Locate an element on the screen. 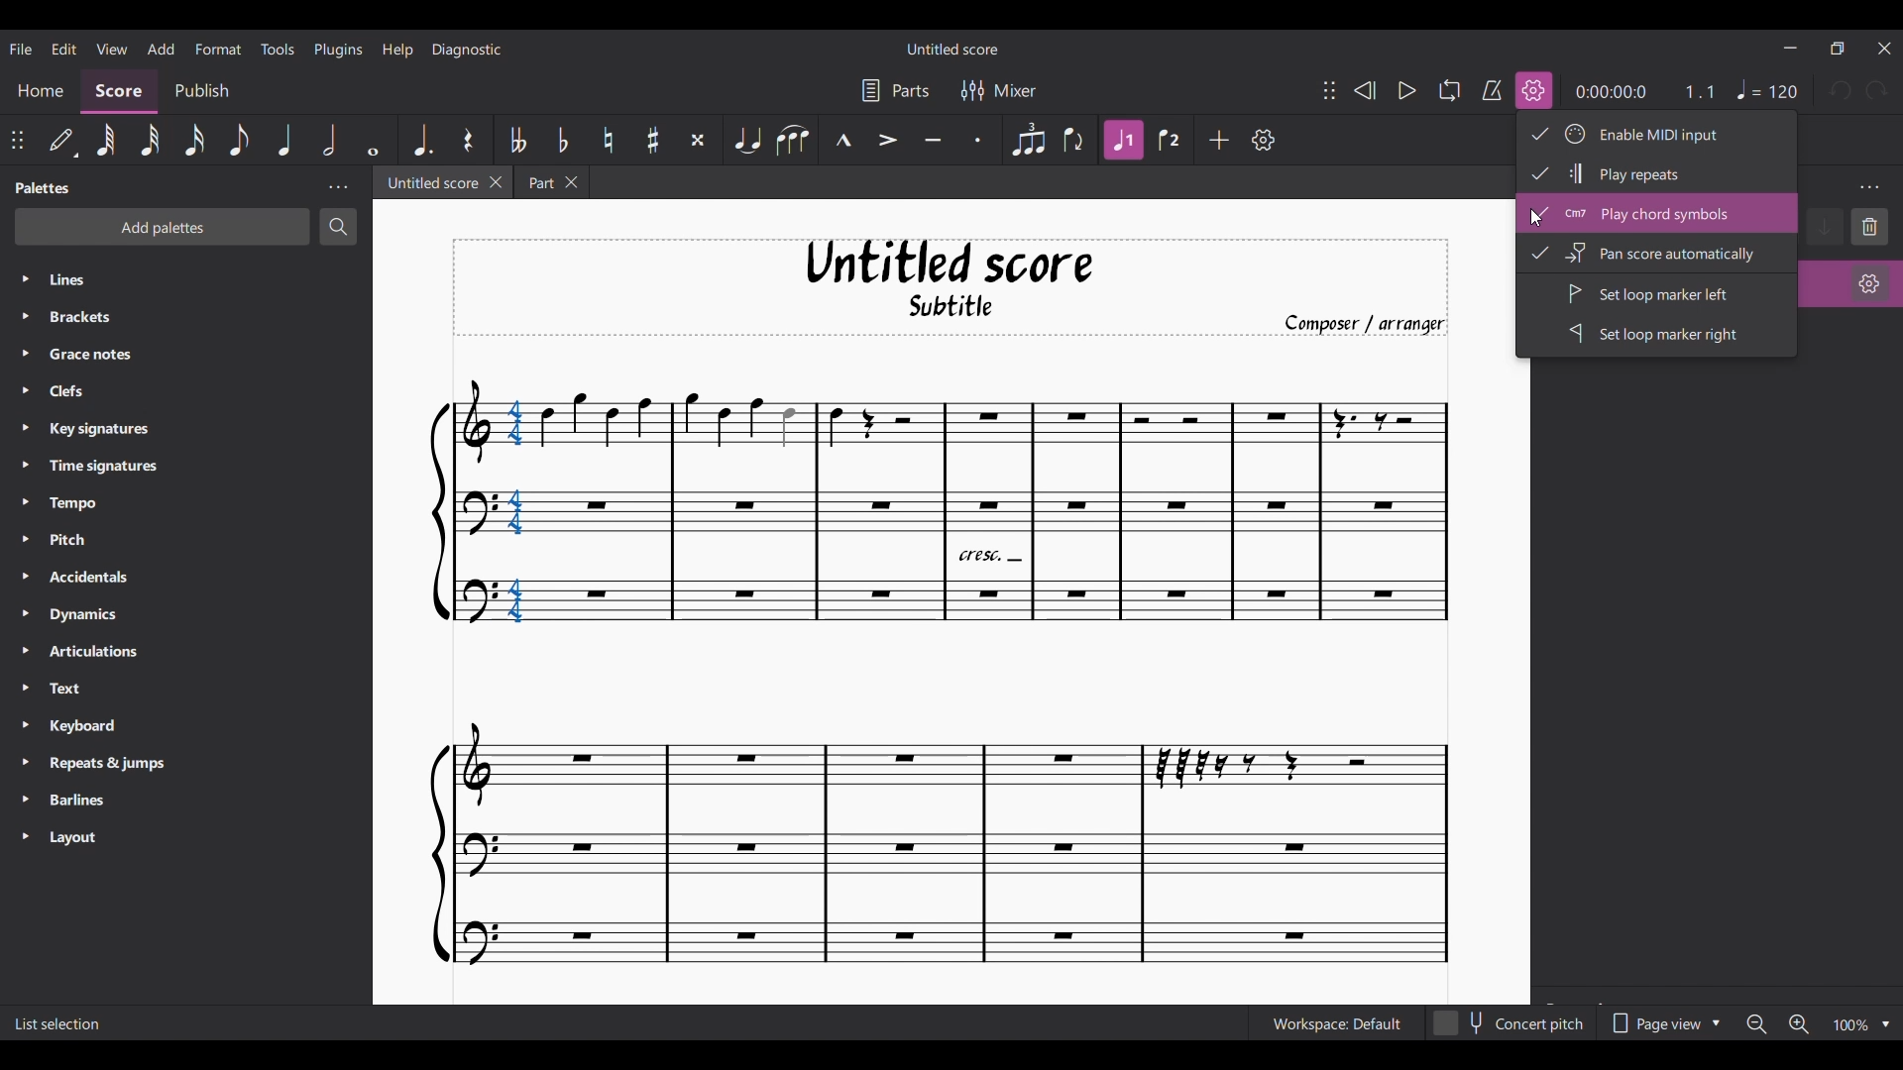 This screenshot has width=1903, height=1070. Diagnostic menu is located at coordinates (467, 50).